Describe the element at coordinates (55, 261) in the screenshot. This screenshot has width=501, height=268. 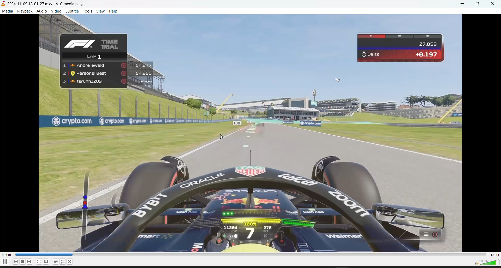
I see `playlist` at that location.